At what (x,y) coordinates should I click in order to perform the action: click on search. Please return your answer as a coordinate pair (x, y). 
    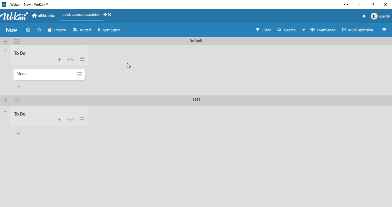
    Looking at the image, I should click on (287, 30).